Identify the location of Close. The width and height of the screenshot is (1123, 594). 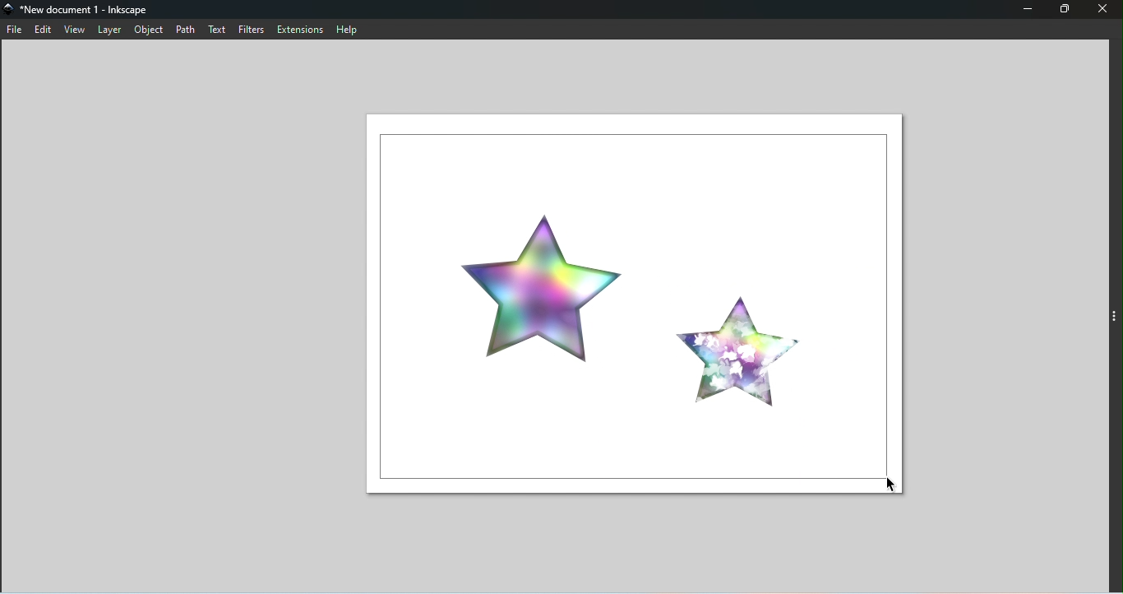
(1103, 10).